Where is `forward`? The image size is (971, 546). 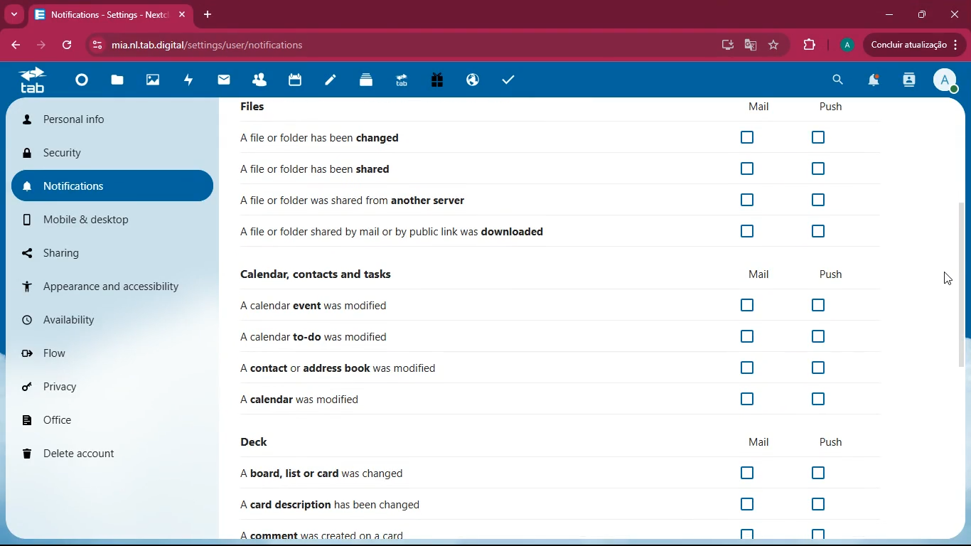
forward is located at coordinates (39, 44).